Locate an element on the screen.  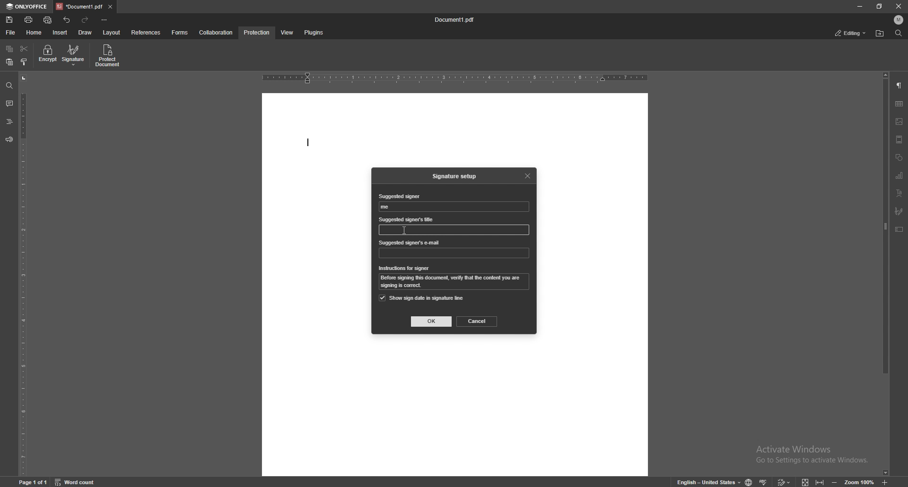
quick print is located at coordinates (48, 21).